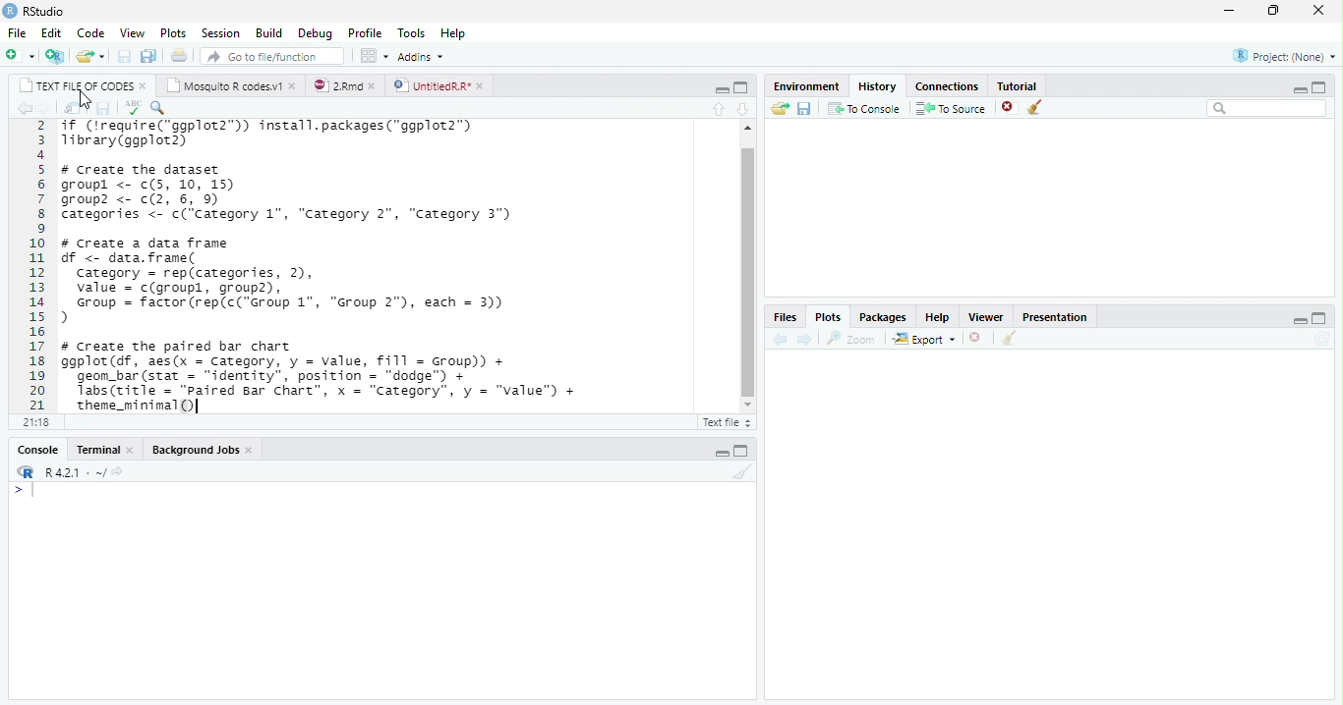  What do you see at coordinates (986, 316) in the screenshot?
I see `viewer` at bounding box center [986, 316].